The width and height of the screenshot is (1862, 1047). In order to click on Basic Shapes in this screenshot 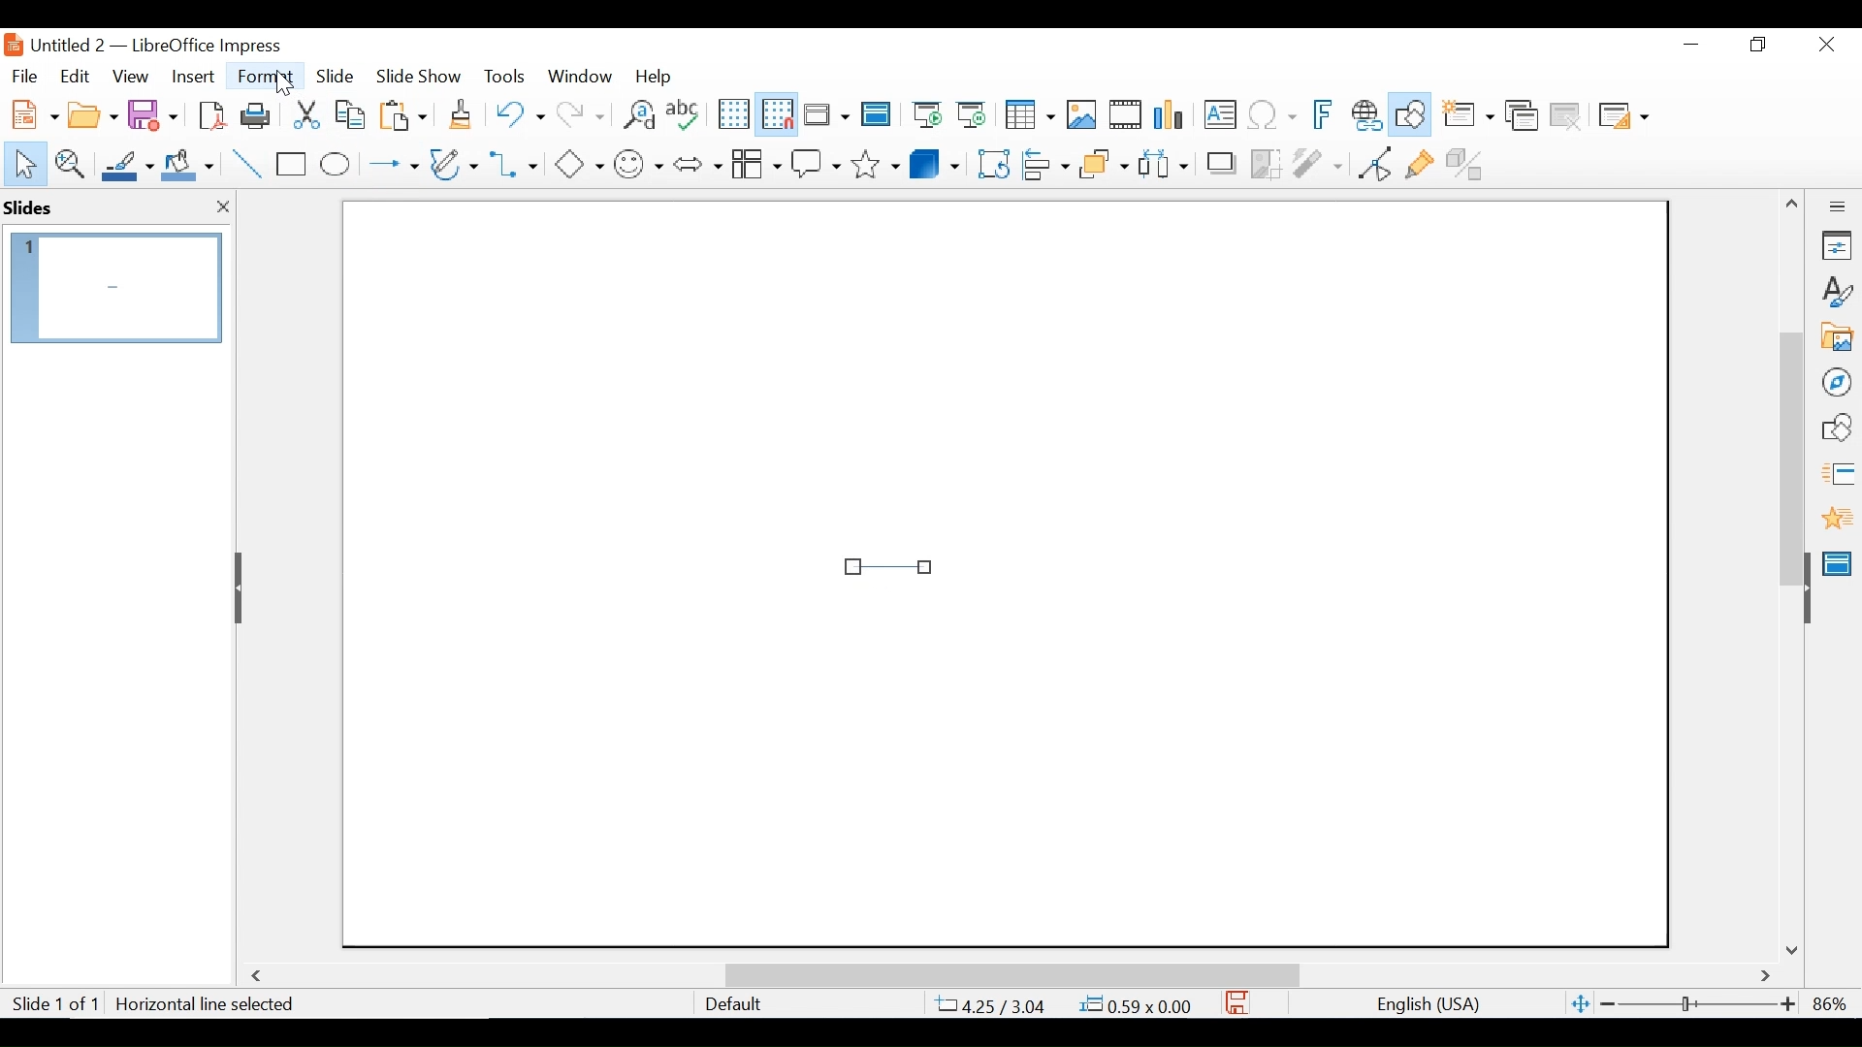, I will do `click(578, 162)`.